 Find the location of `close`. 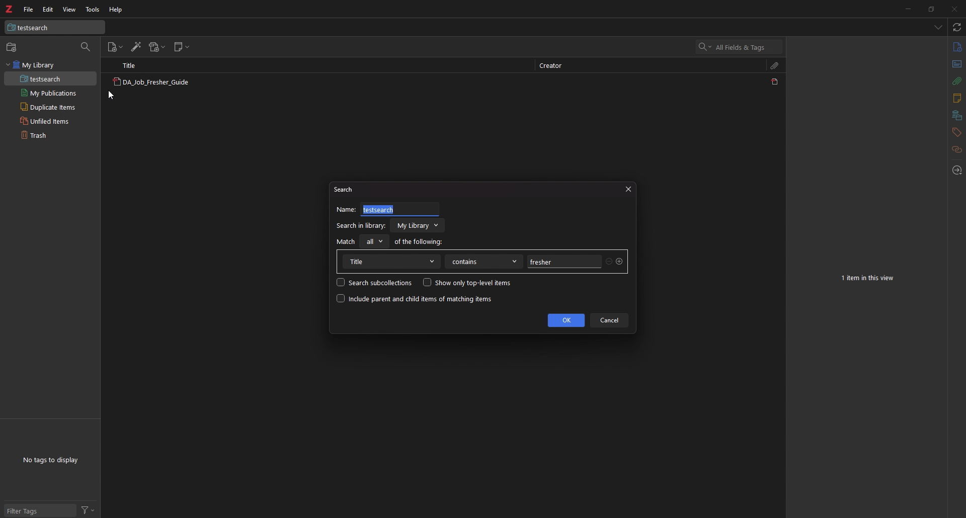

close is located at coordinates (953, 9).